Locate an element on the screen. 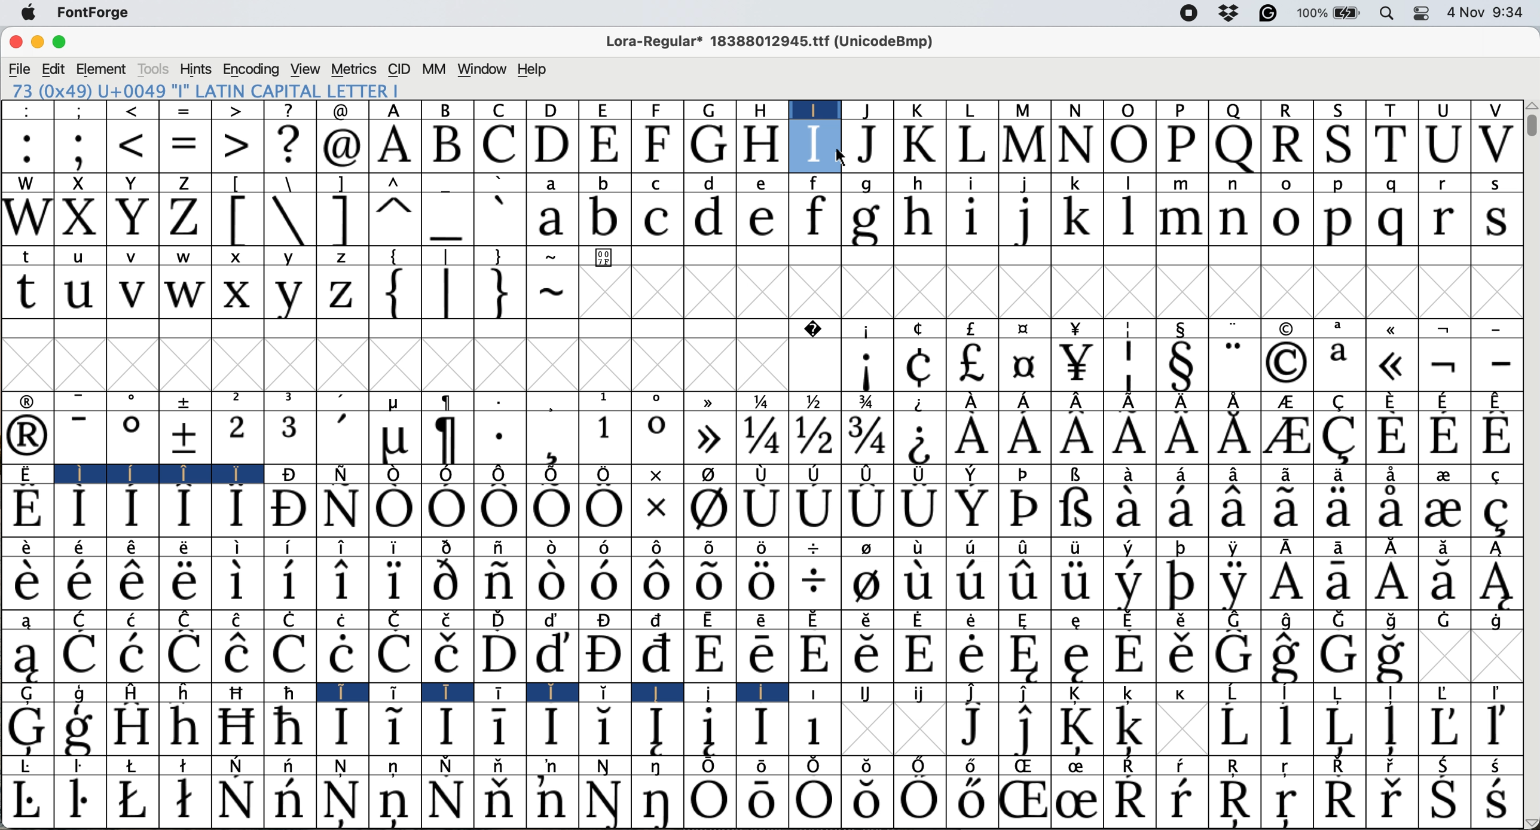 This screenshot has height=830, width=1540. Symbol is located at coordinates (1022, 729).